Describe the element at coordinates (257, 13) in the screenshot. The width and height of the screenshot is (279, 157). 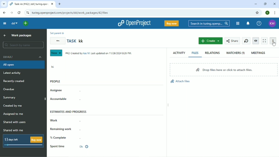
I see `Bookmark this tab` at that location.